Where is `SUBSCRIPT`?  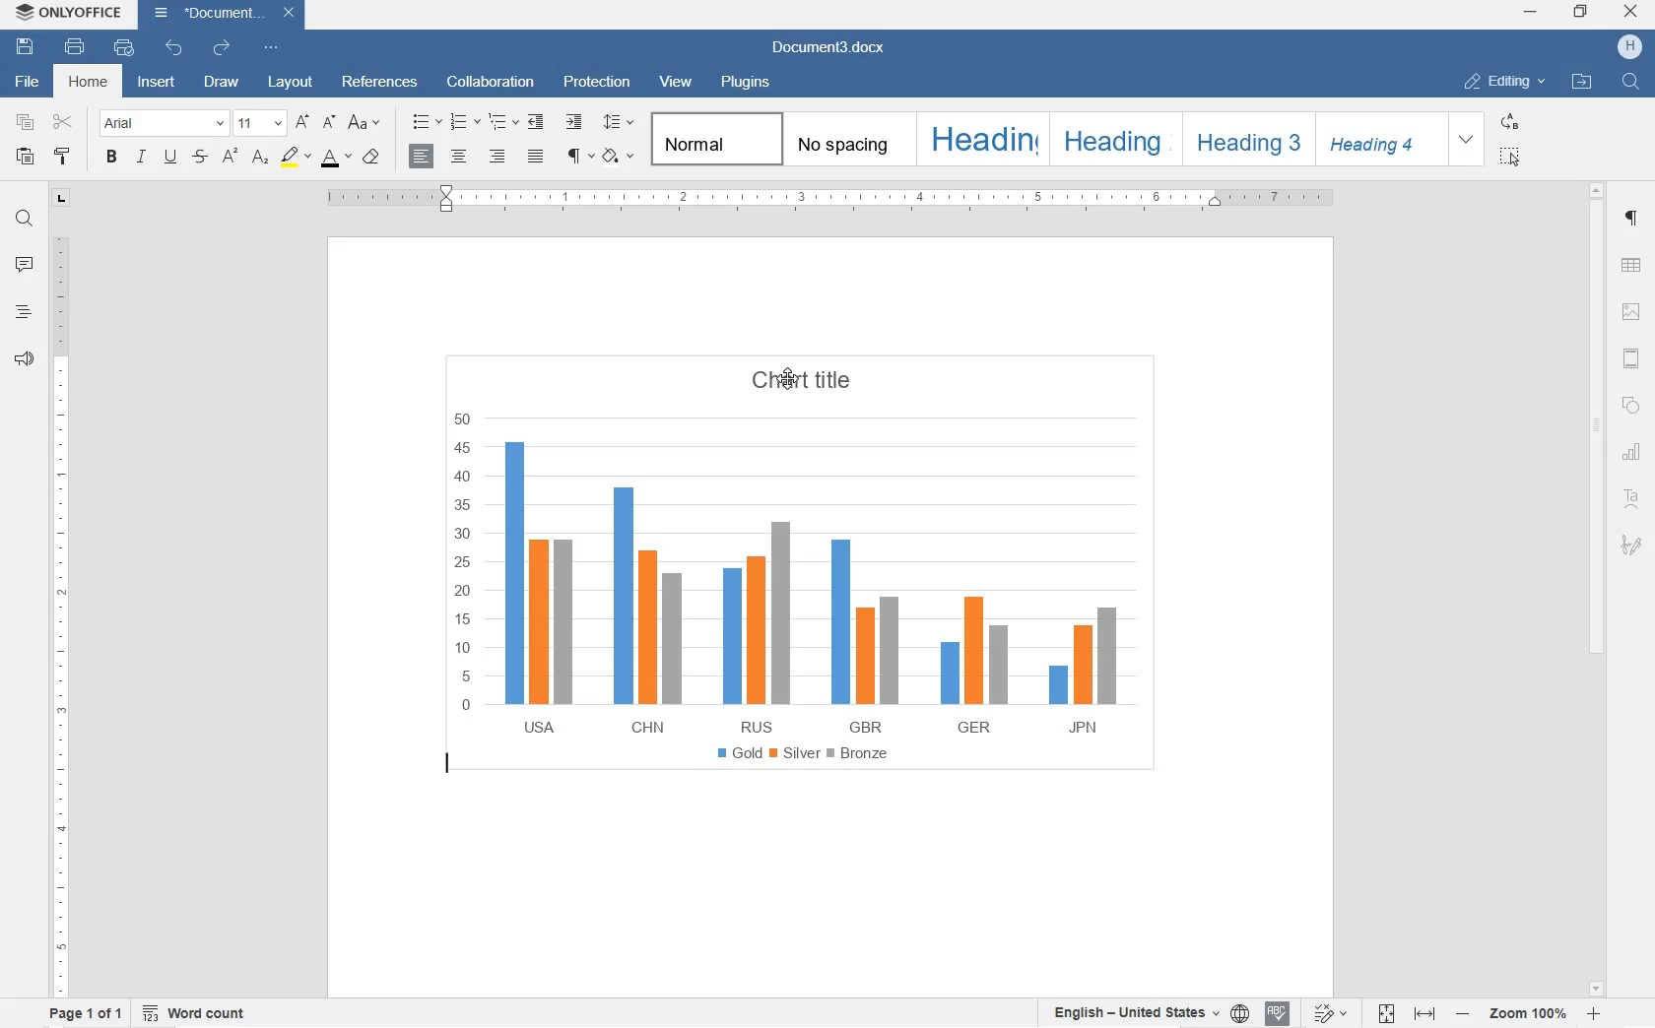 SUBSCRIPT is located at coordinates (259, 160).